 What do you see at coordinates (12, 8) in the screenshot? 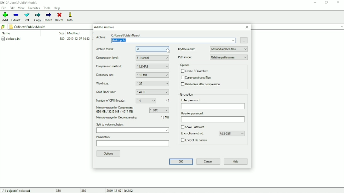
I see `Edit` at bounding box center [12, 8].